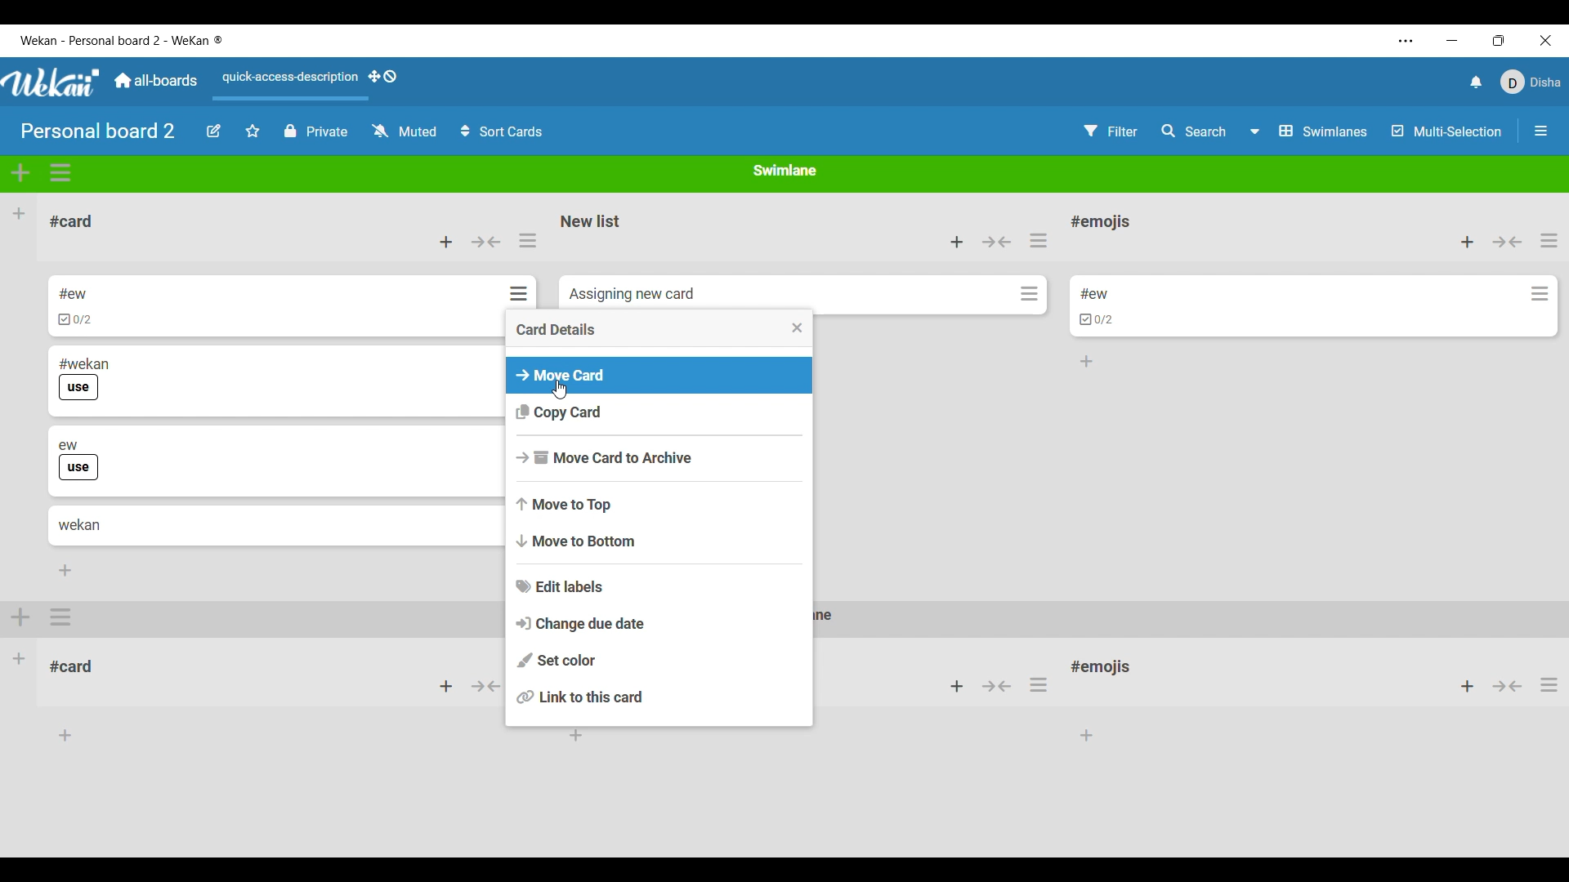 This screenshot has height=882, width=1569. Describe the element at coordinates (19, 213) in the screenshot. I see `Add list` at that location.